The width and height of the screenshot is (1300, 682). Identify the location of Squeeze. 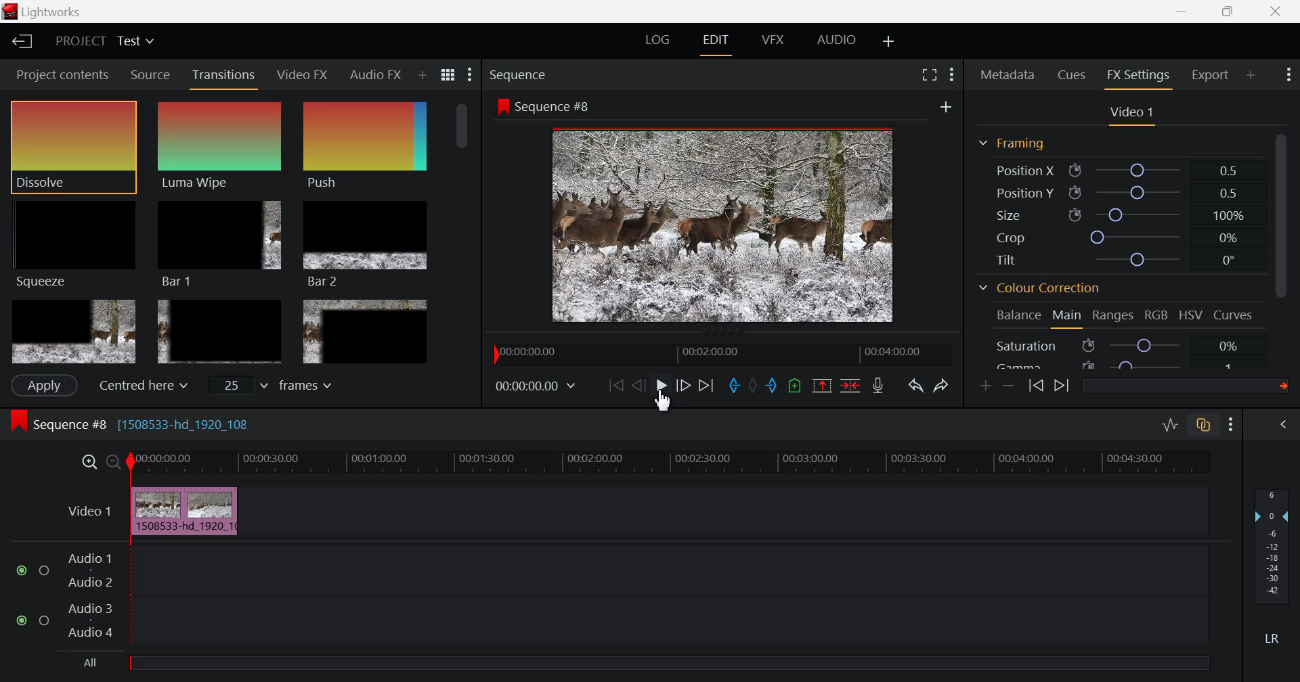
(72, 243).